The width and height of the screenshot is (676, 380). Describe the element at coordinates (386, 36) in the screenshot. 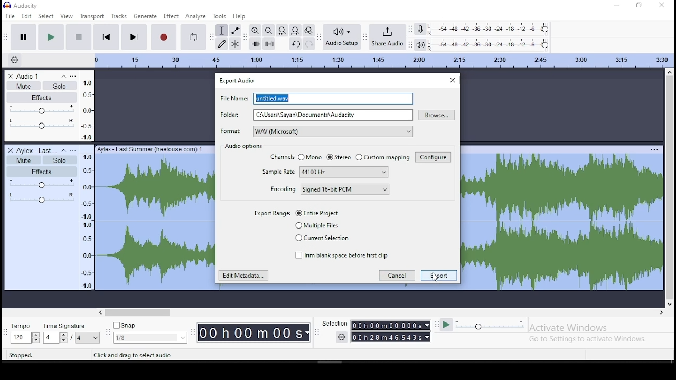

I see `share audio` at that location.